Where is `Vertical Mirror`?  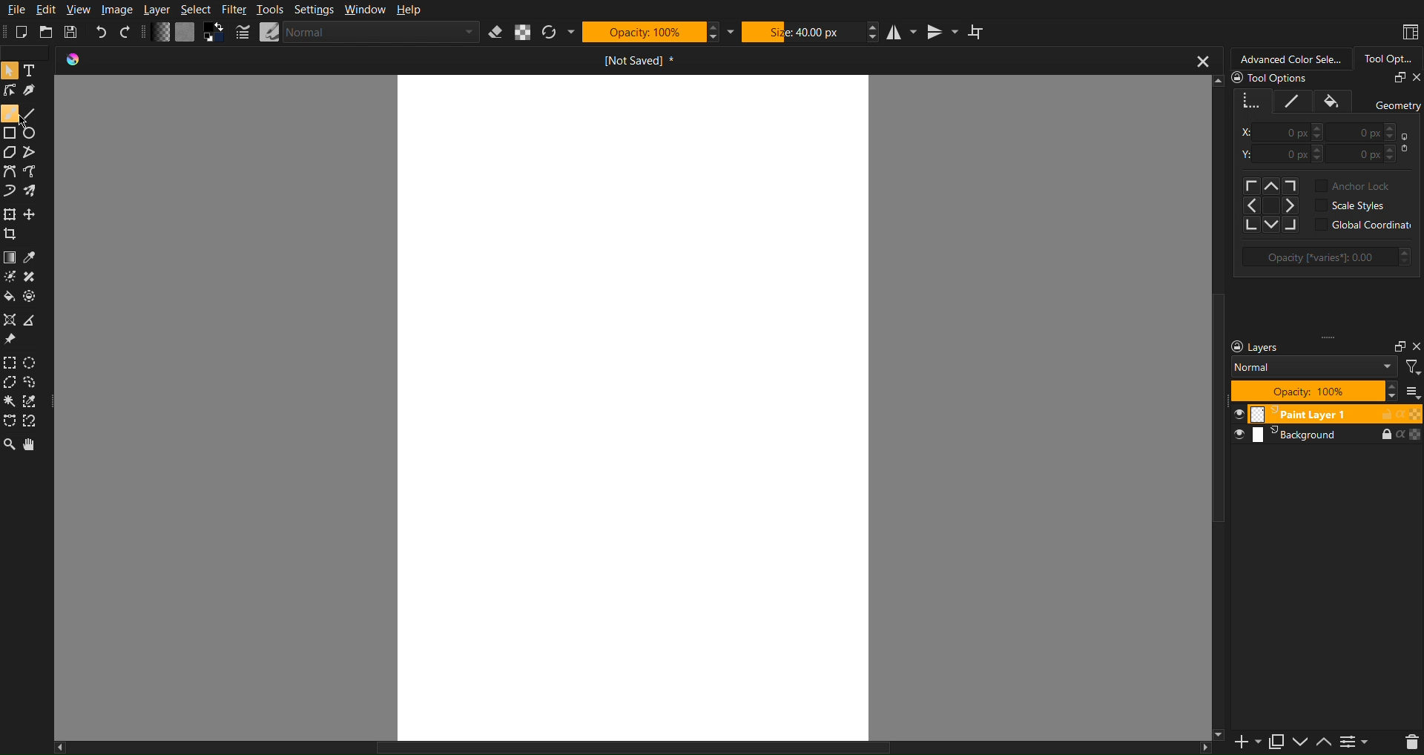 Vertical Mirror is located at coordinates (942, 32).